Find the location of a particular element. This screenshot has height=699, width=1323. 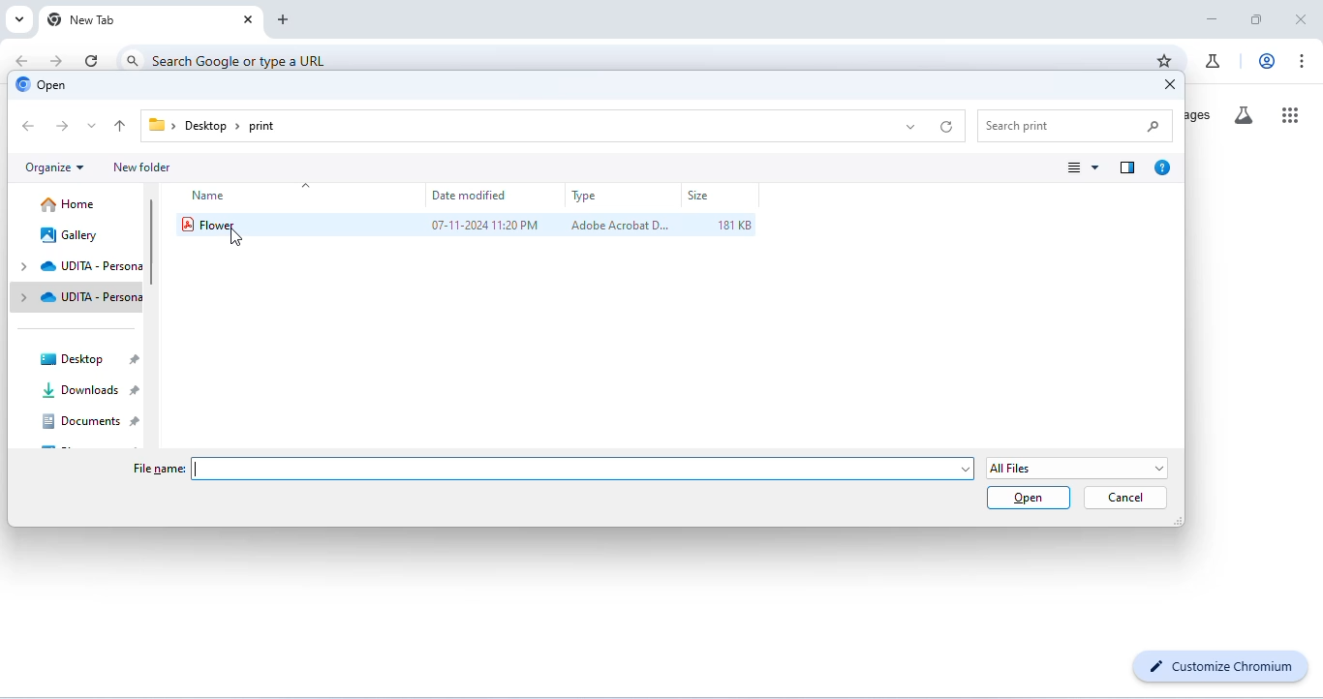

search labs is located at coordinates (1244, 116).